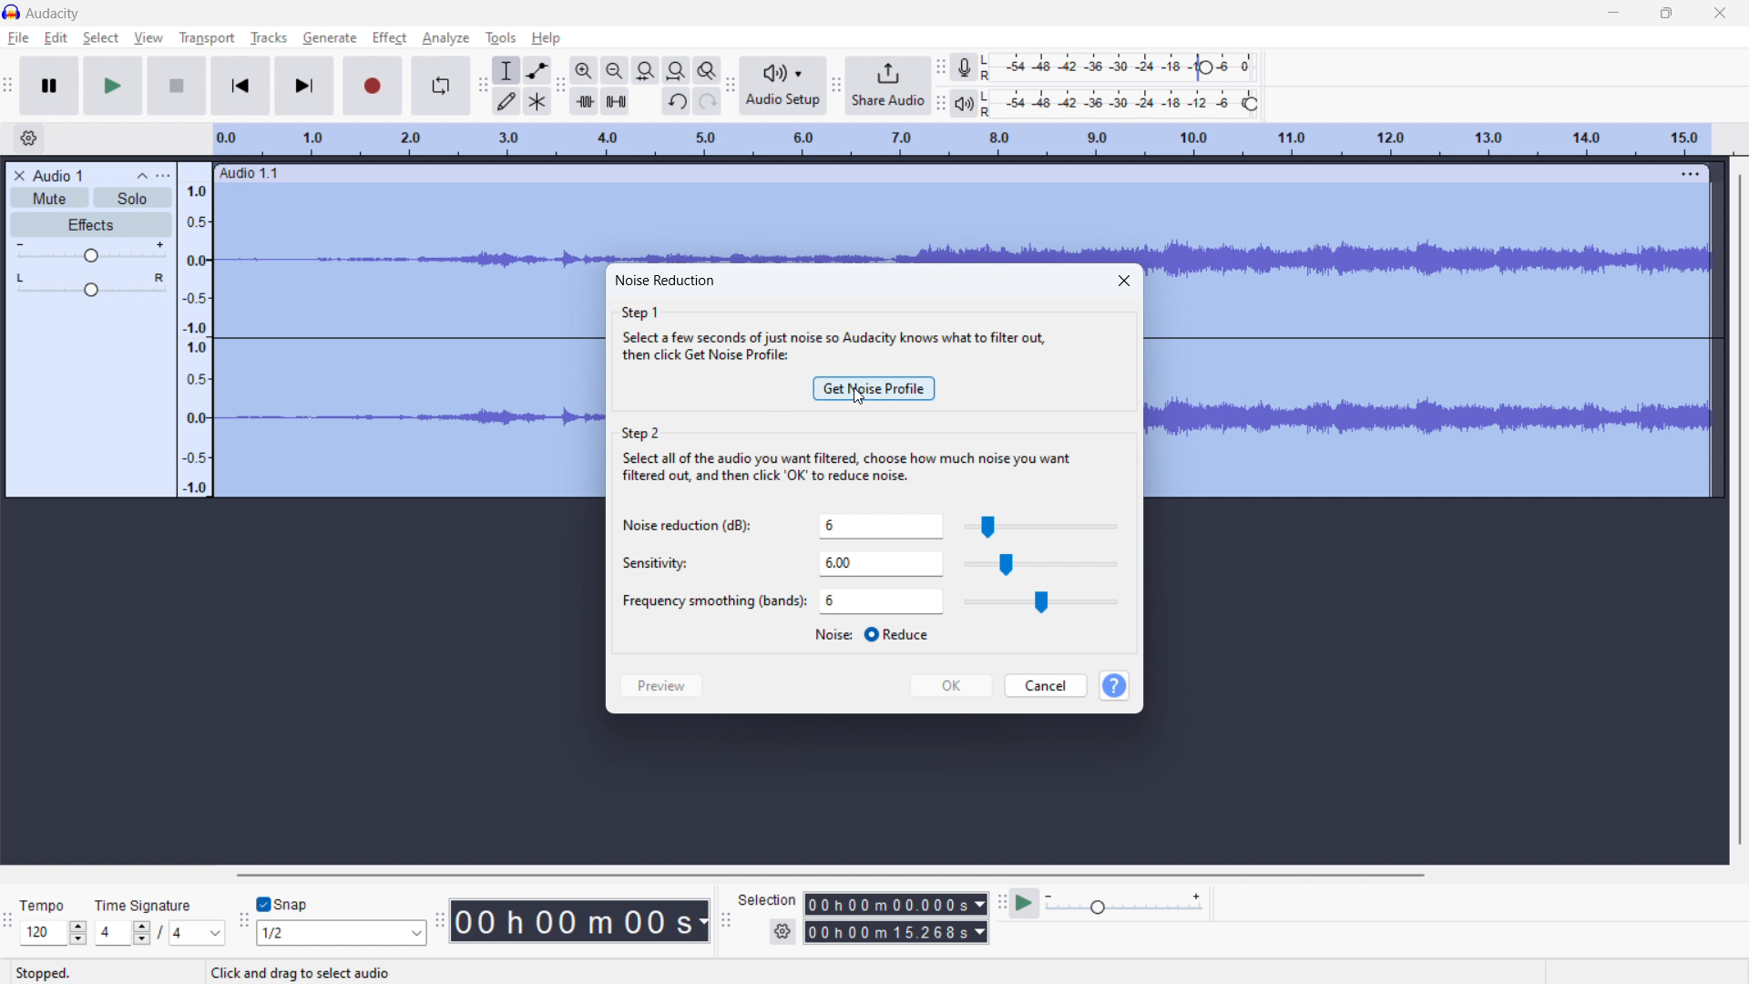 The image size is (1749, 984). Describe the element at coordinates (726, 917) in the screenshot. I see `selection toolbar` at that location.